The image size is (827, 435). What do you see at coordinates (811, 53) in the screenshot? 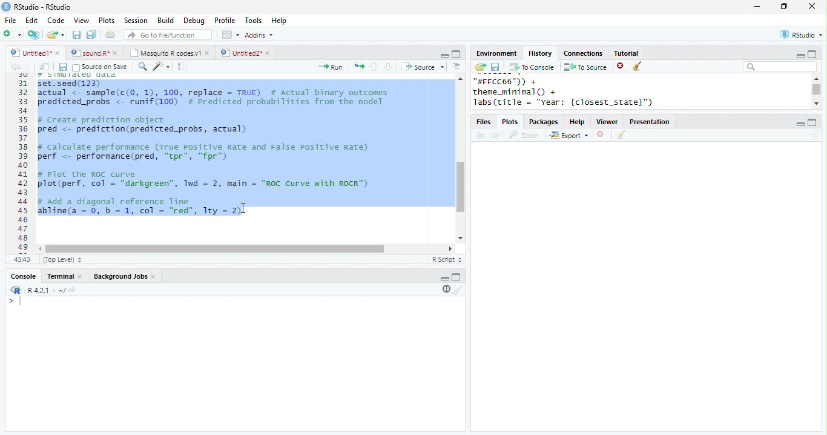
I see `maximize` at bounding box center [811, 53].